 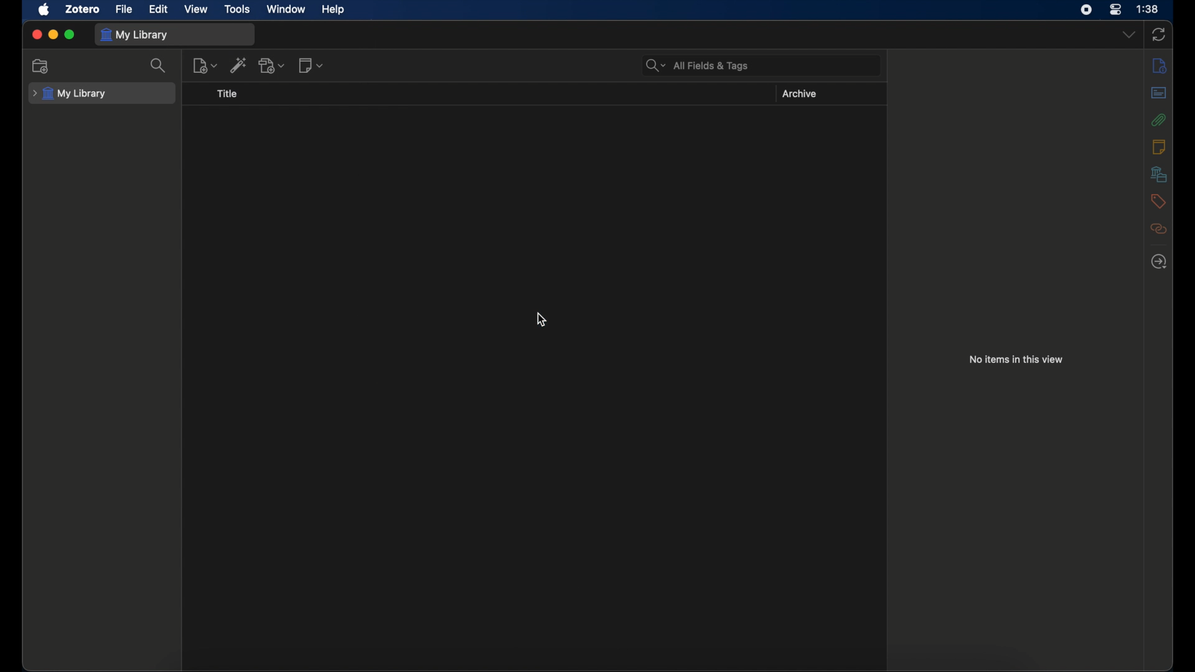 I want to click on new collections, so click(x=42, y=67).